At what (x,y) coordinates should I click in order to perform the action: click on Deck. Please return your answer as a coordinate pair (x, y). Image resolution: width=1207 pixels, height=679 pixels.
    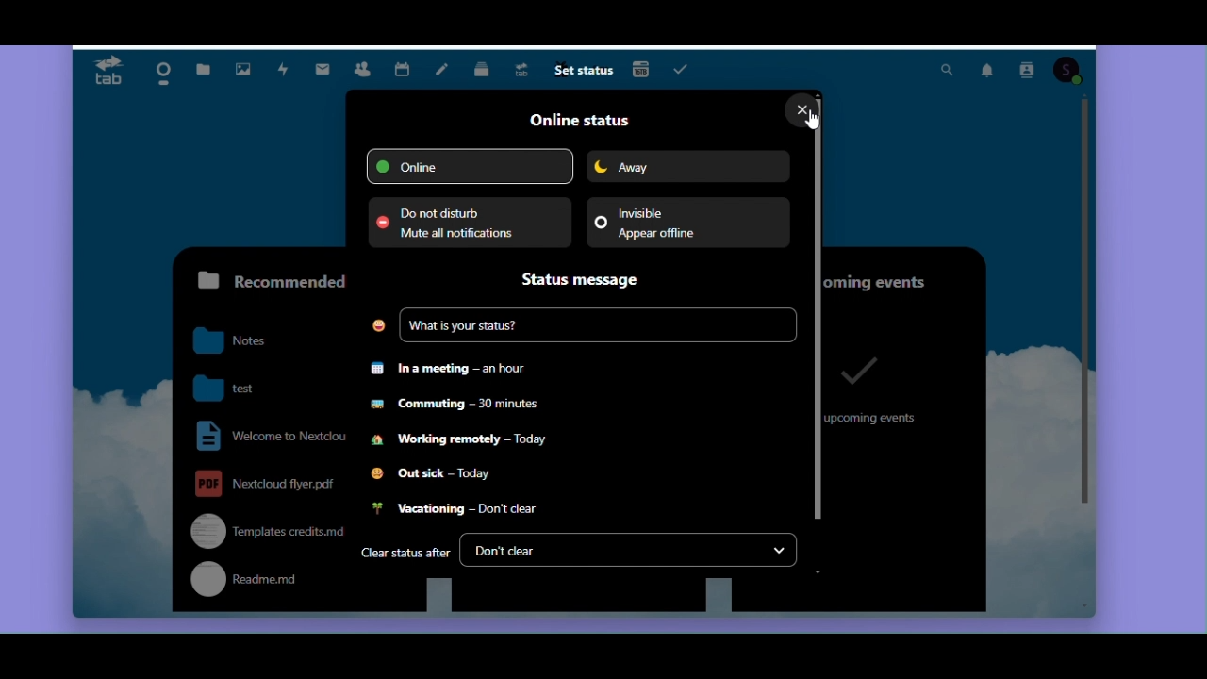
    Looking at the image, I should click on (484, 72).